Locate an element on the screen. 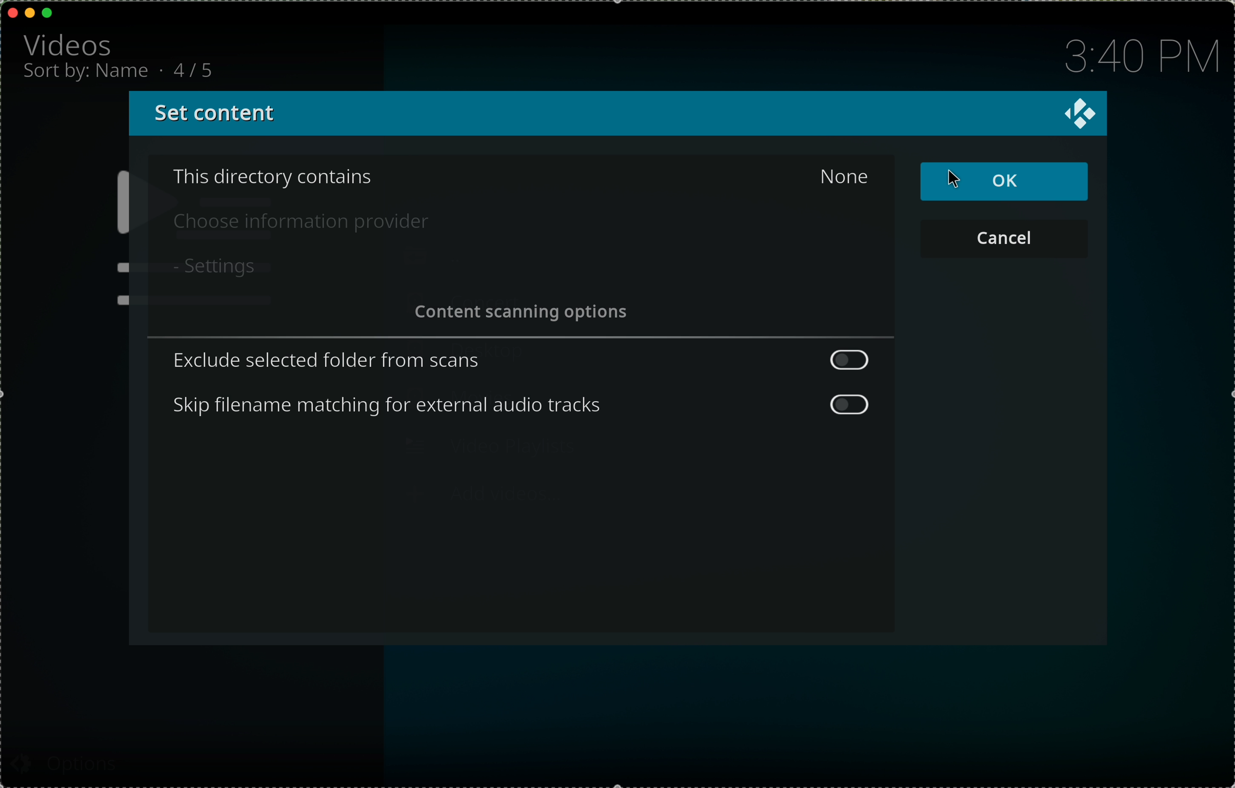  content scanning options is located at coordinates (525, 314).